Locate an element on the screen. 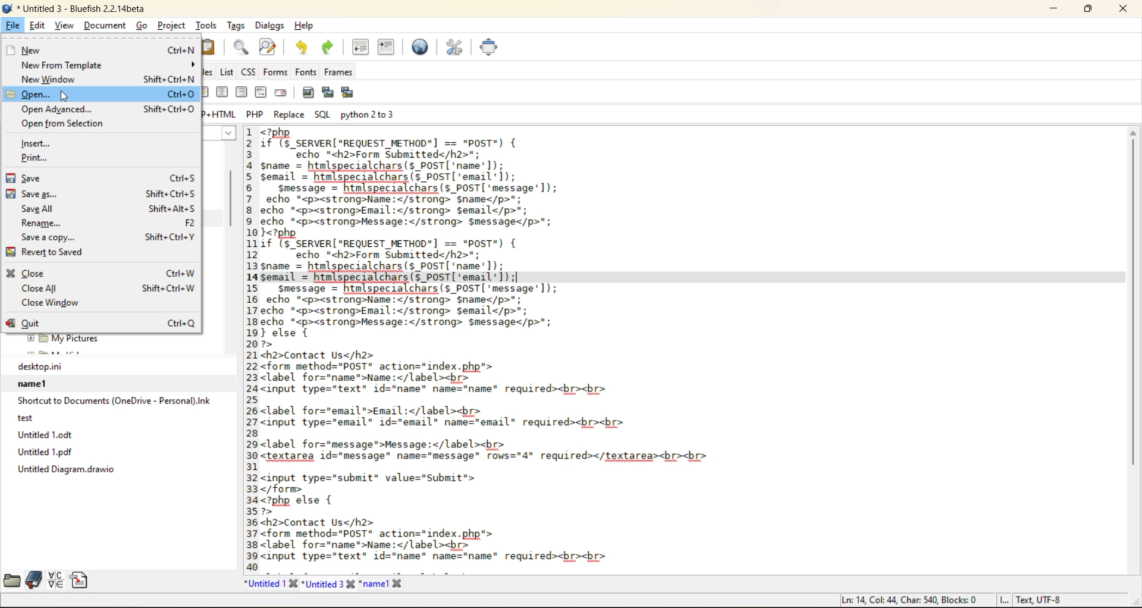 The width and height of the screenshot is (1142, 608). code editor is located at coordinates (592, 346).